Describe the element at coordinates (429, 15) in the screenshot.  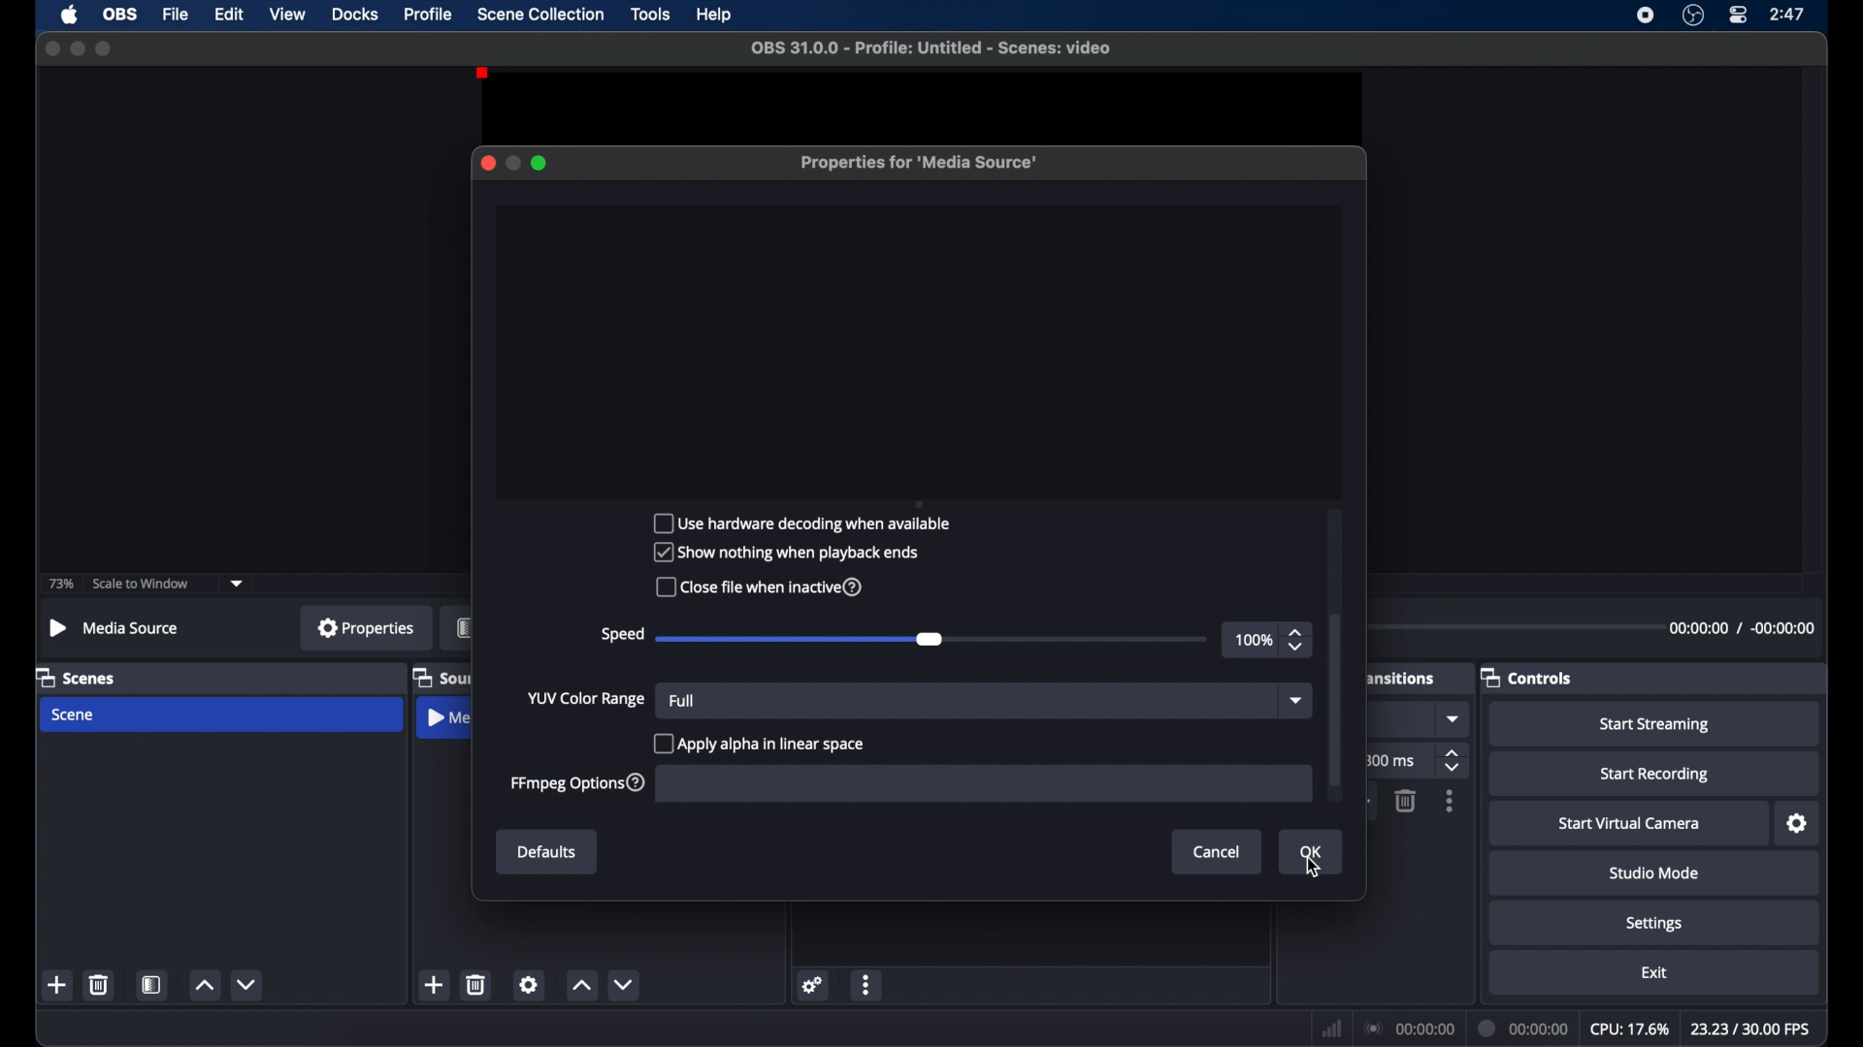
I see `profile` at that location.